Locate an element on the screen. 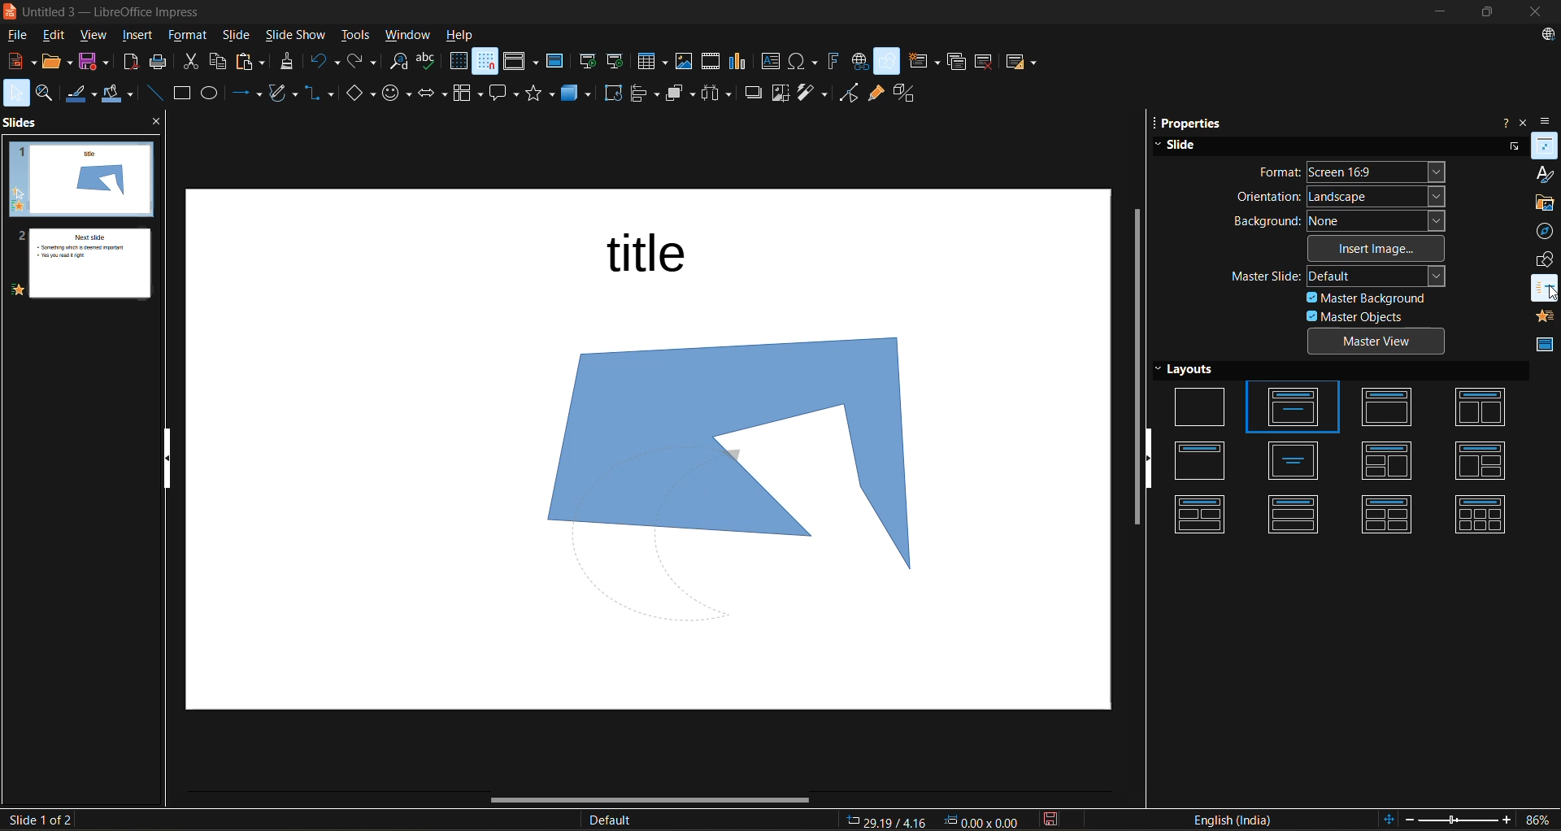 The height and width of the screenshot is (831, 1561). horizontal scroll bar is located at coordinates (639, 803).